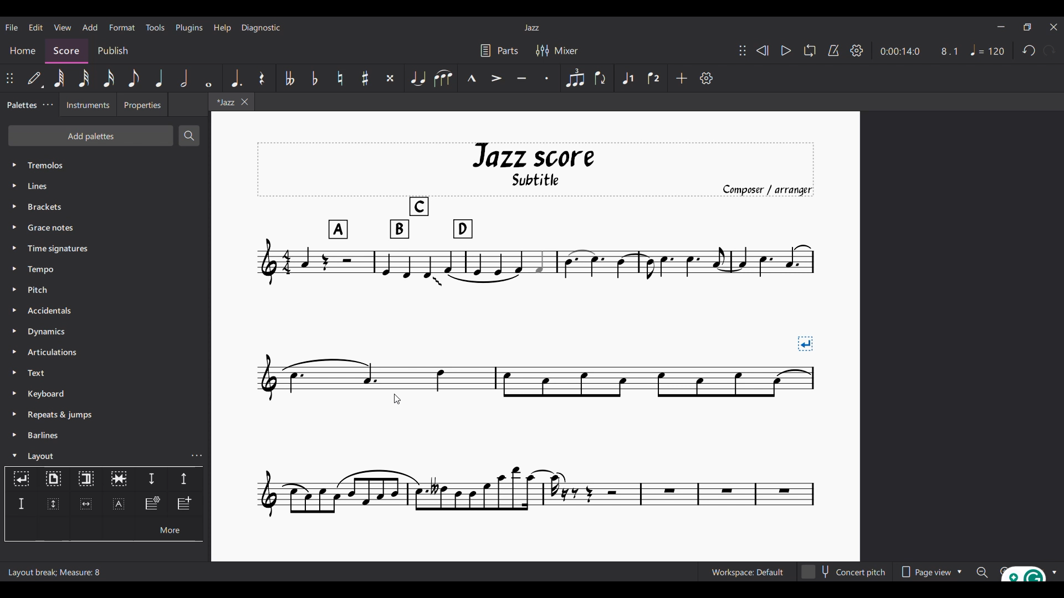 This screenshot has width=1064, height=598. What do you see at coordinates (748, 571) in the screenshot?
I see `Workspace: Default` at bounding box center [748, 571].